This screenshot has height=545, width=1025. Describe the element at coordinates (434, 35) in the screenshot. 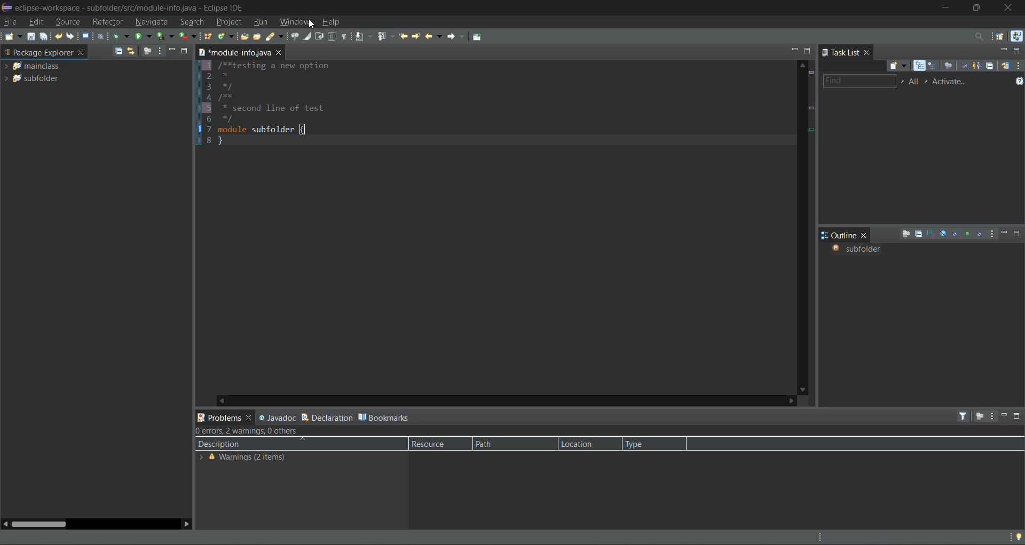

I see `back` at that location.